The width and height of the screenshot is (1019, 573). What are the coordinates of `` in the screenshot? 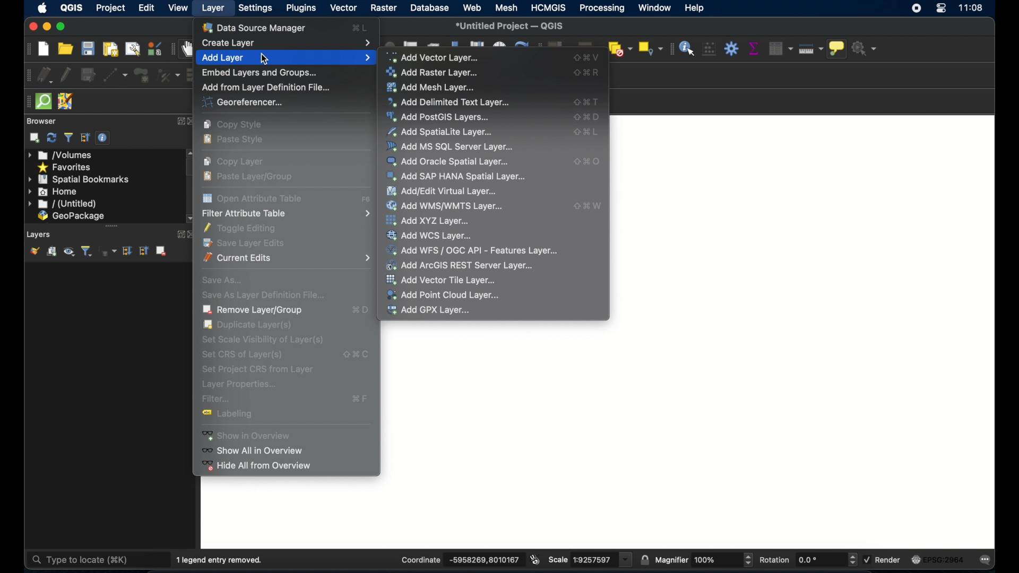 It's located at (587, 118).